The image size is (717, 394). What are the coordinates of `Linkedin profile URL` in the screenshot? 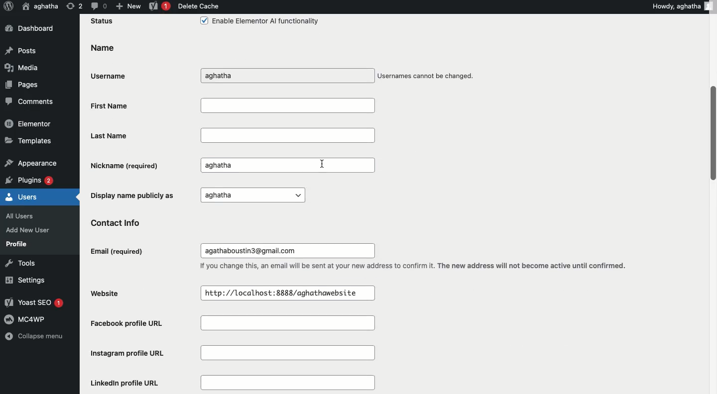 It's located at (232, 383).